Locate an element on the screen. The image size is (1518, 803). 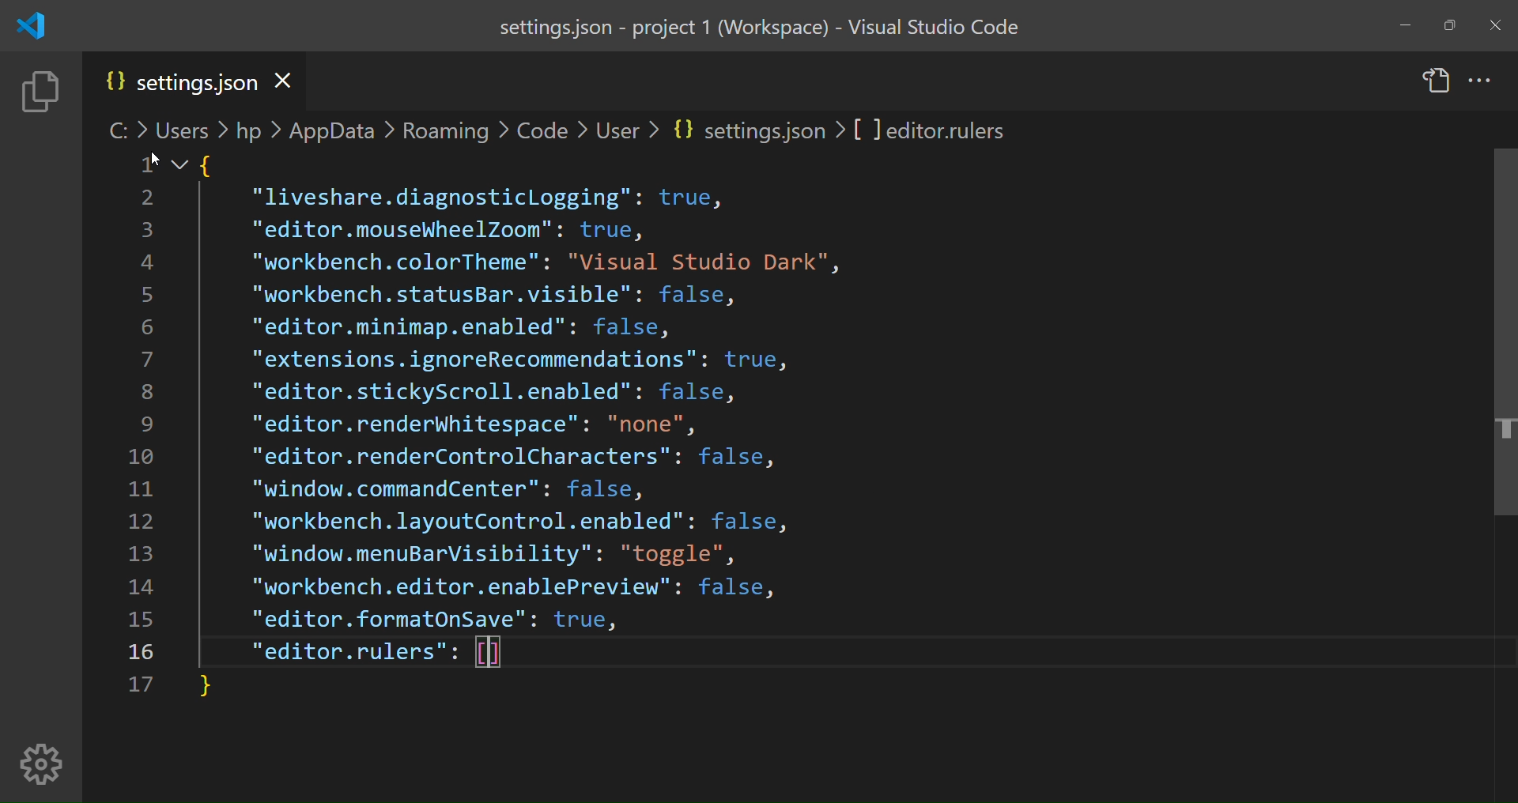
title is located at coordinates (762, 28).